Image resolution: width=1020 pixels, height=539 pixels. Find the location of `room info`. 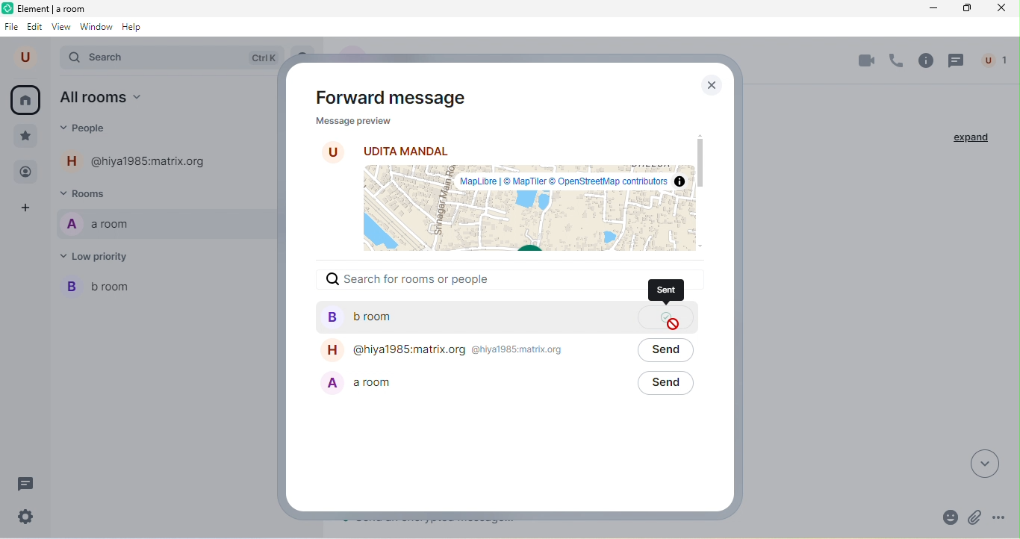

room info is located at coordinates (926, 60).